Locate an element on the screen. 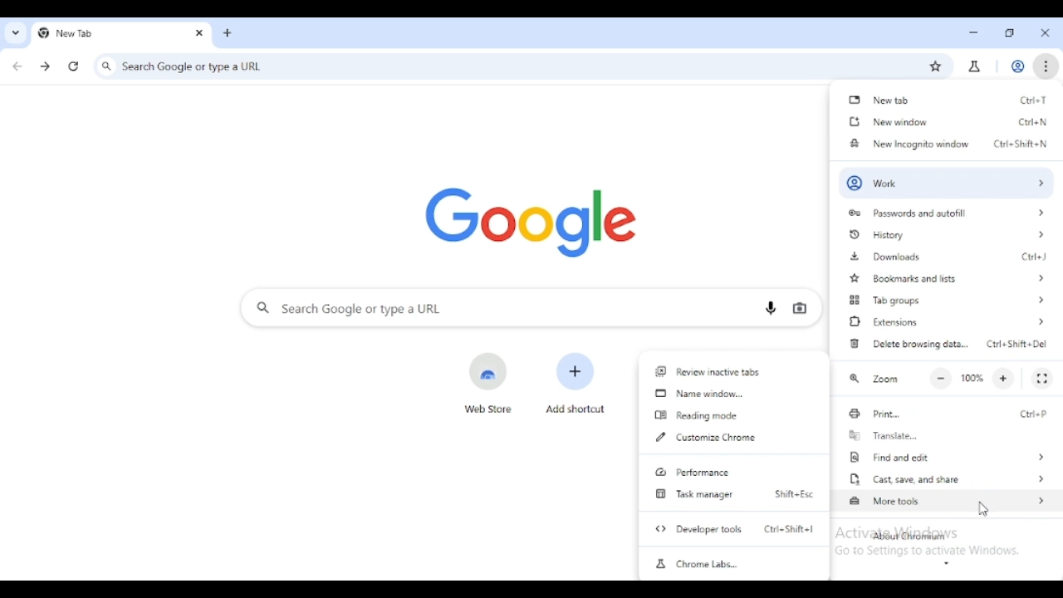 This screenshot has height=598, width=1063. 100% is located at coordinates (971, 377).